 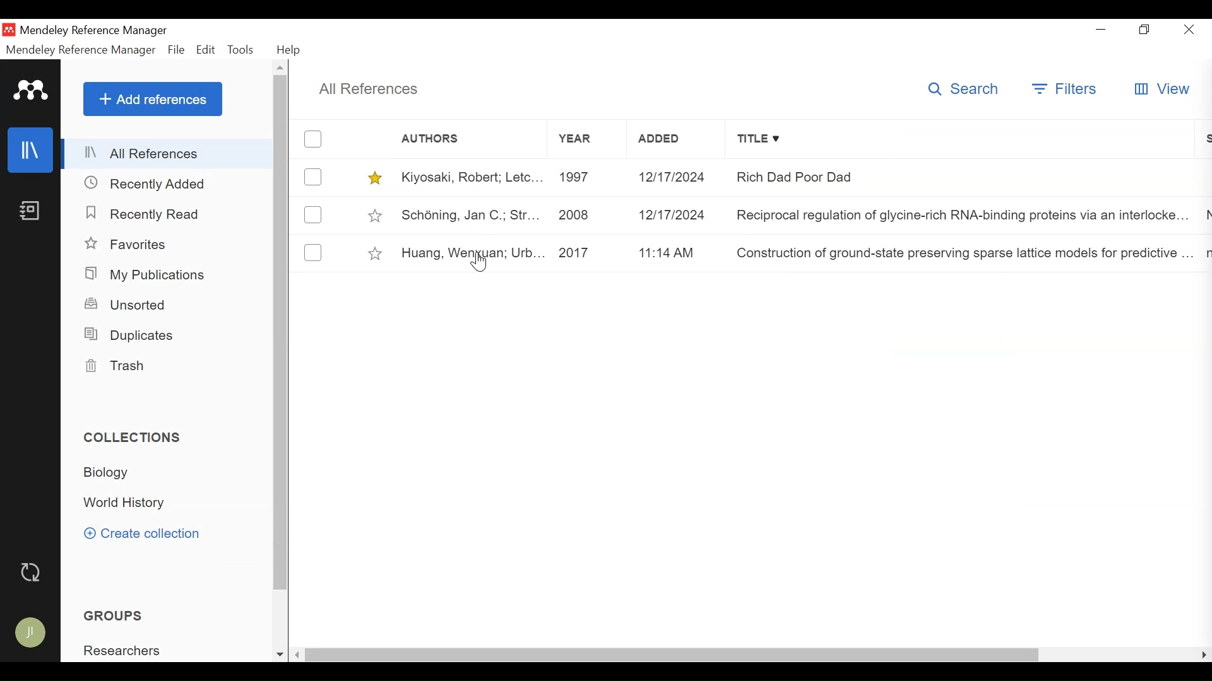 I want to click on Library, so click(x=31, y=149).